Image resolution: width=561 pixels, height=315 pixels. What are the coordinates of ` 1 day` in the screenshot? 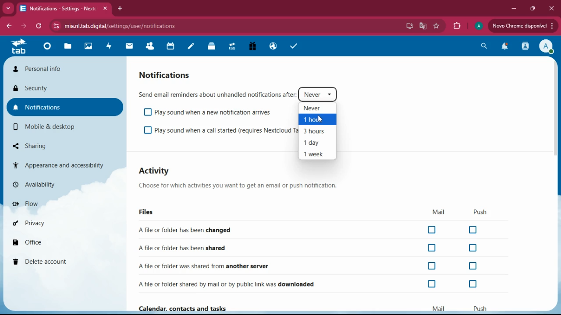 It's located at (316, 143).